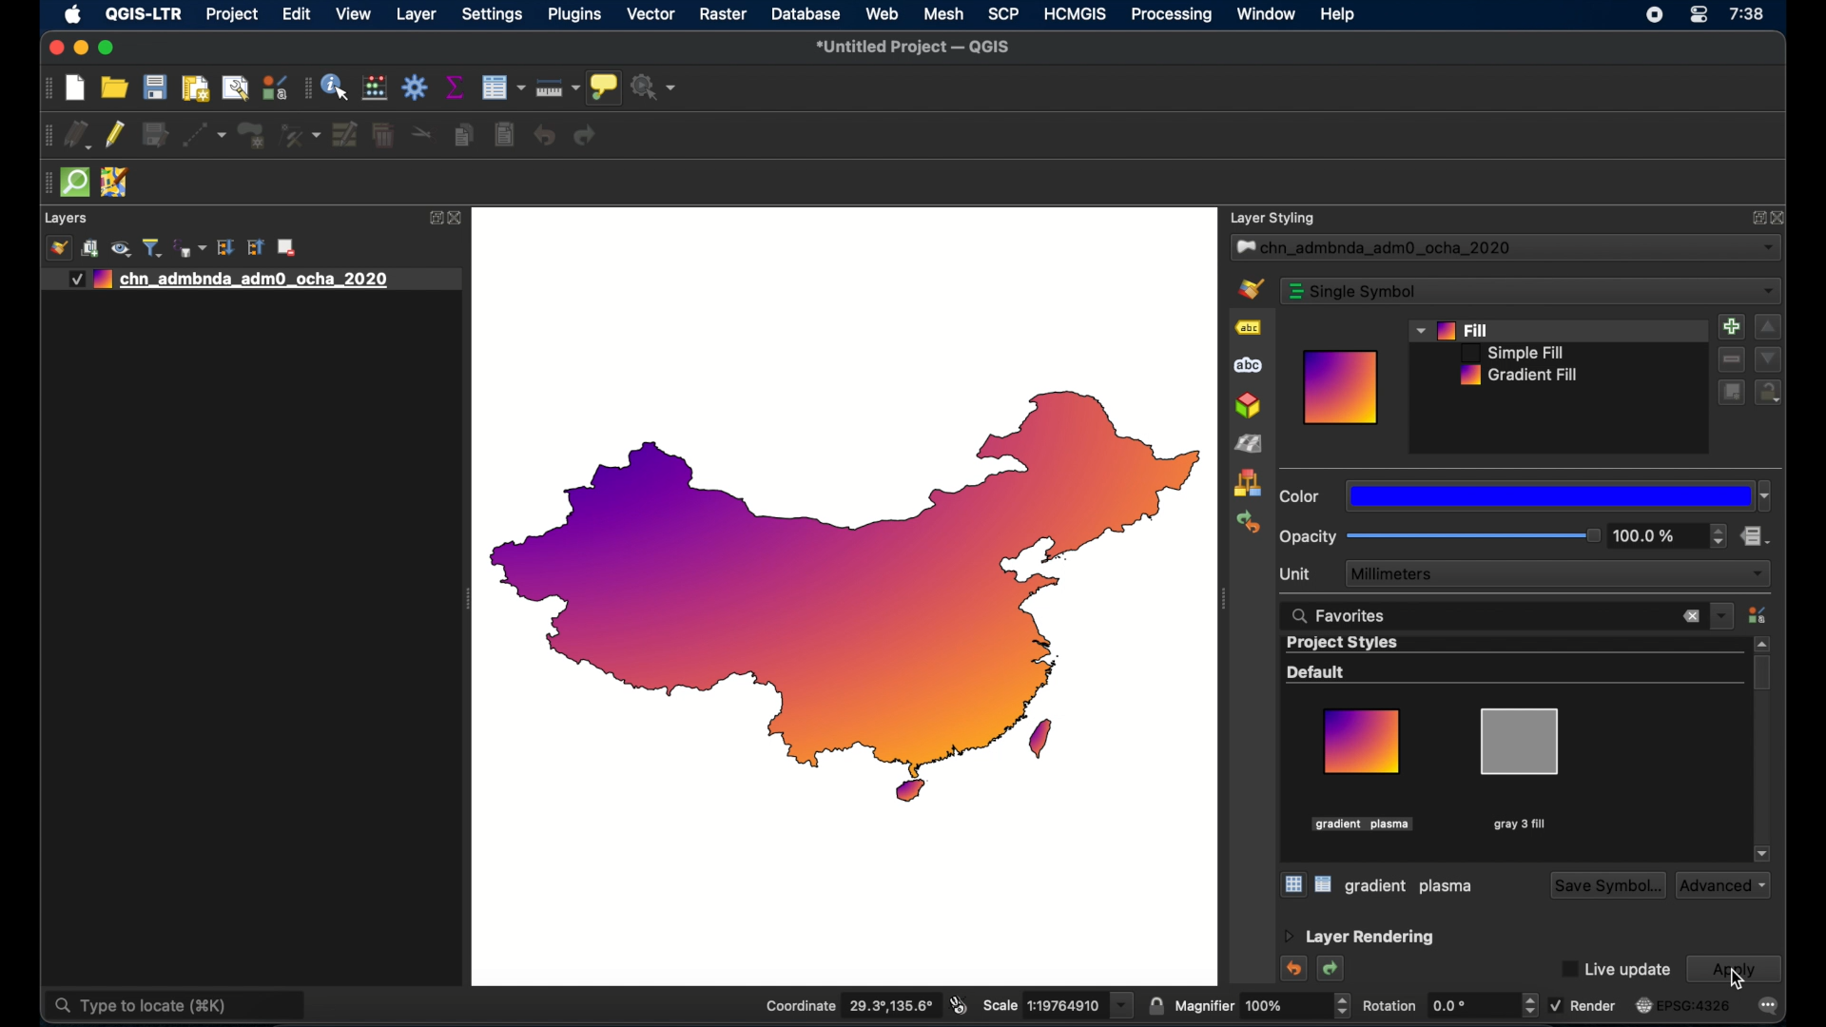 Image resolution: width=1826 pixels, height=1027 pixels. Describe the element at coordinates (1648, 535) in the screenshot. I see `opacity level` at that location.